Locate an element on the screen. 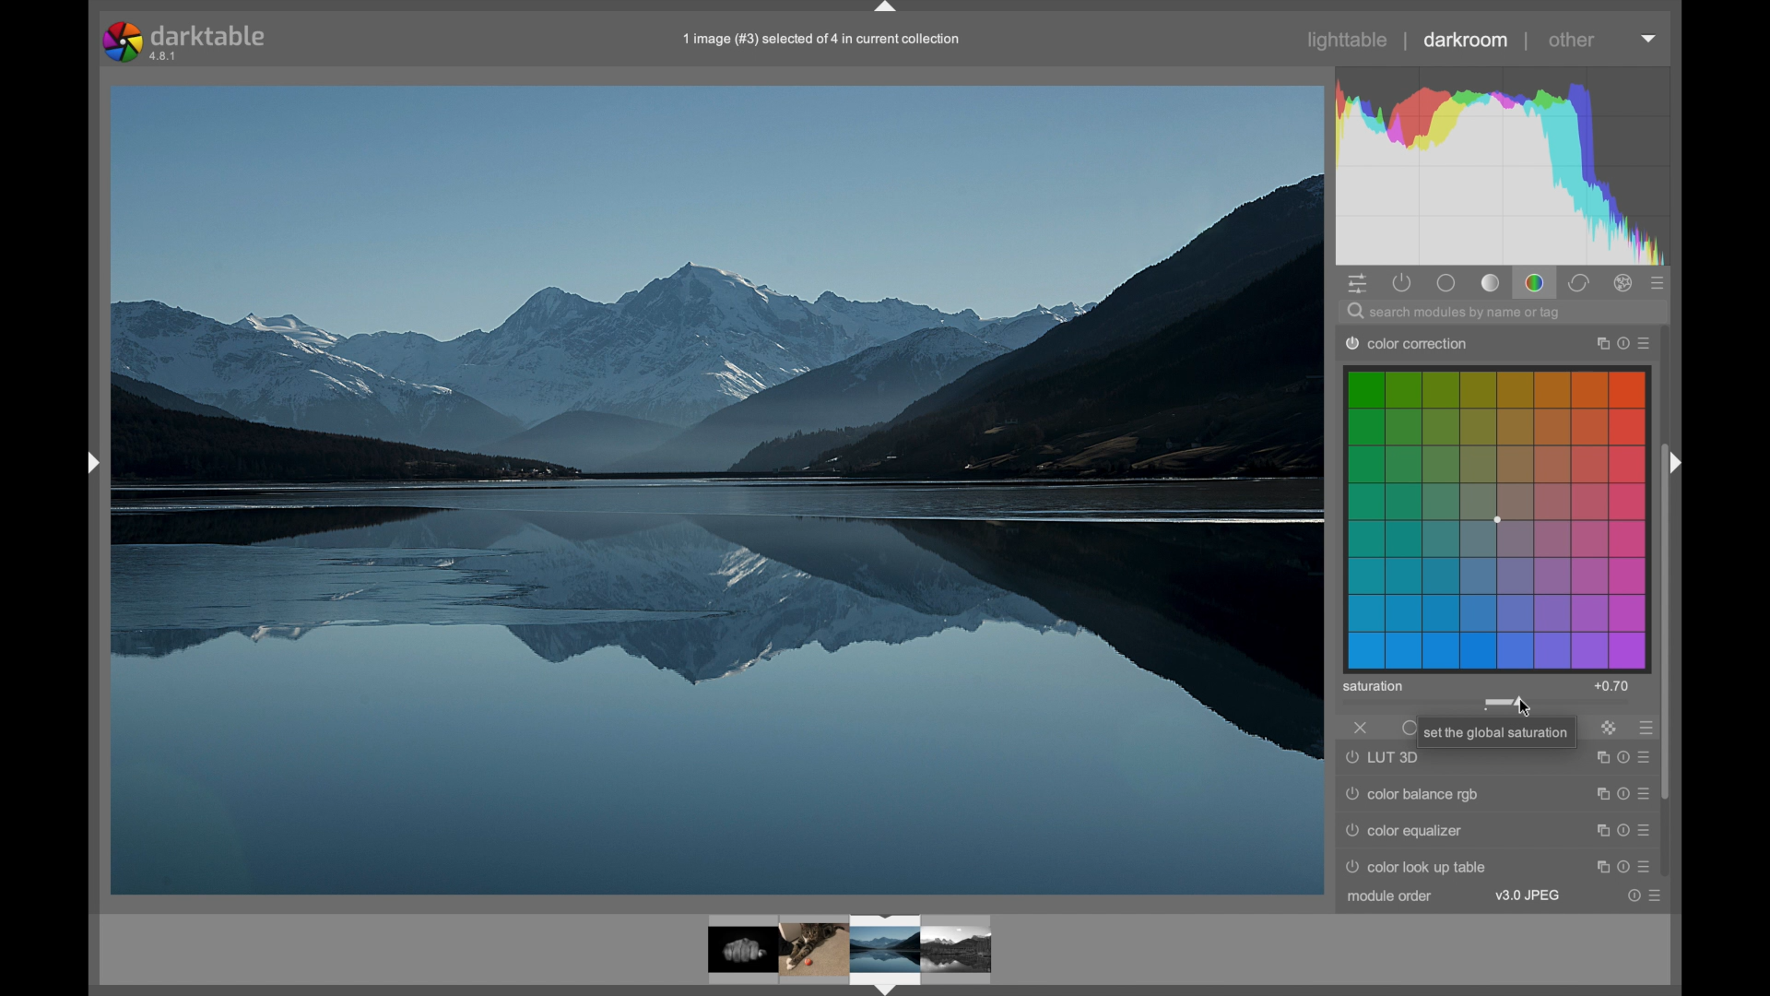 The image size is (1770, 996). lighttable is located at coordinates (1350, 41).